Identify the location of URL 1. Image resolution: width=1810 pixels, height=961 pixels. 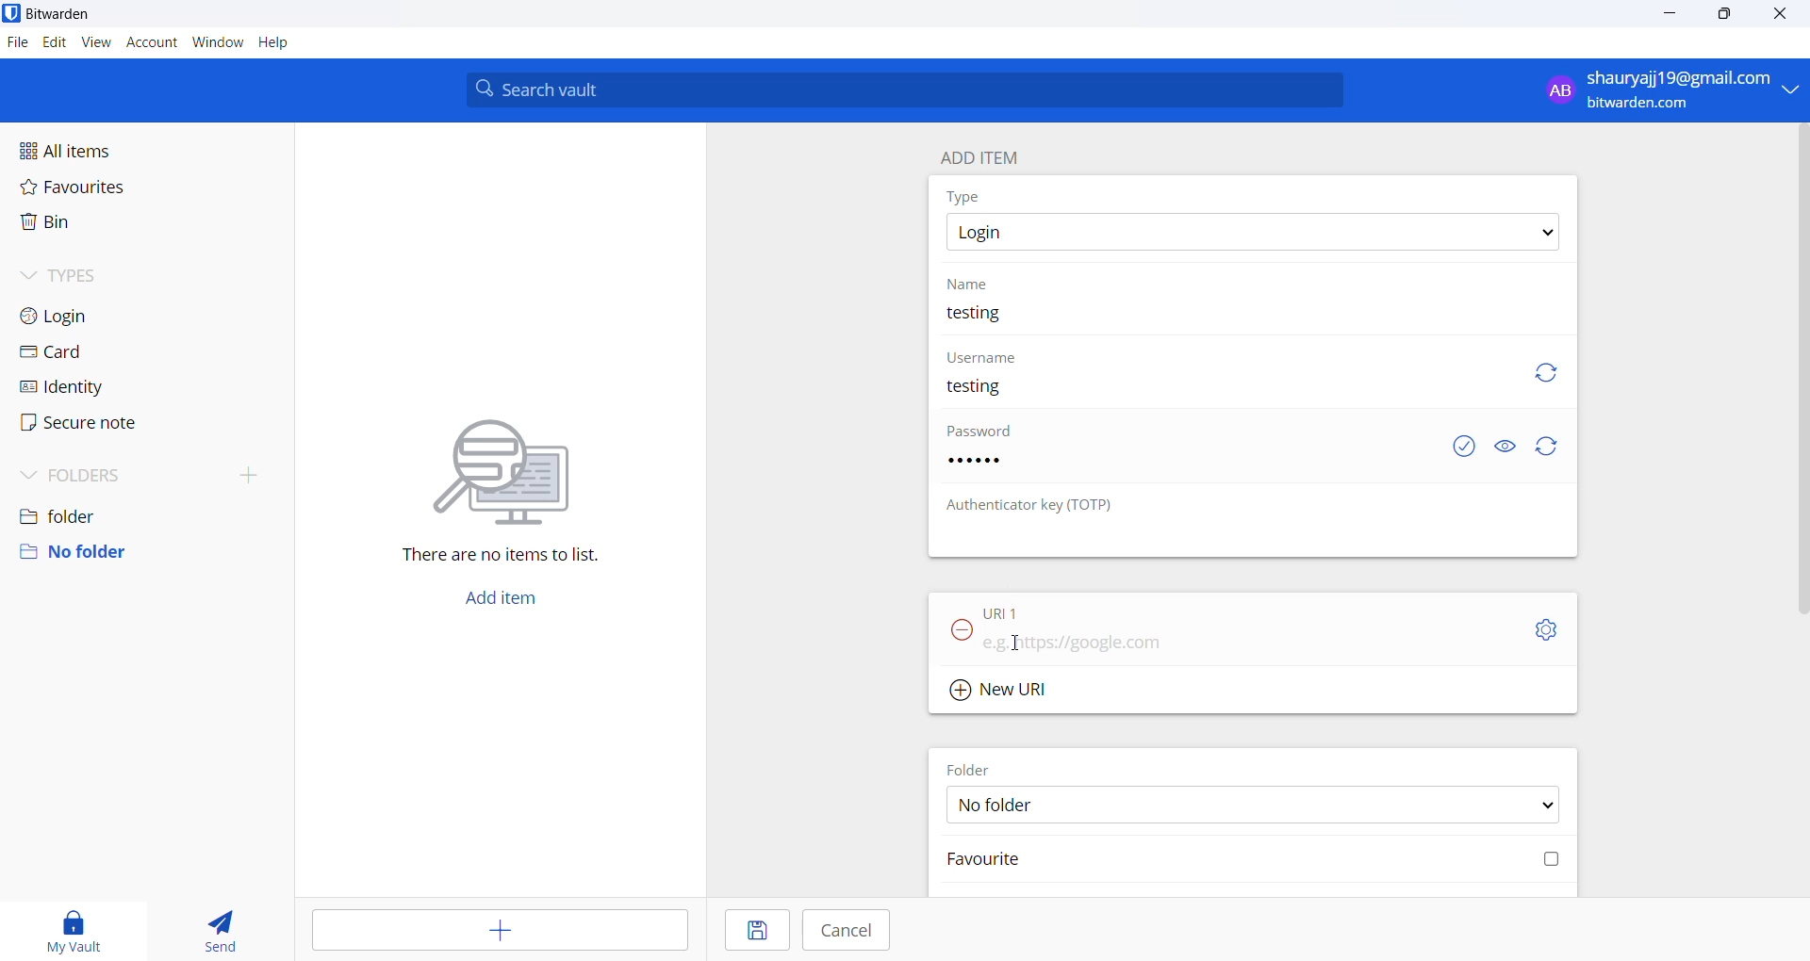
(1035, 611).